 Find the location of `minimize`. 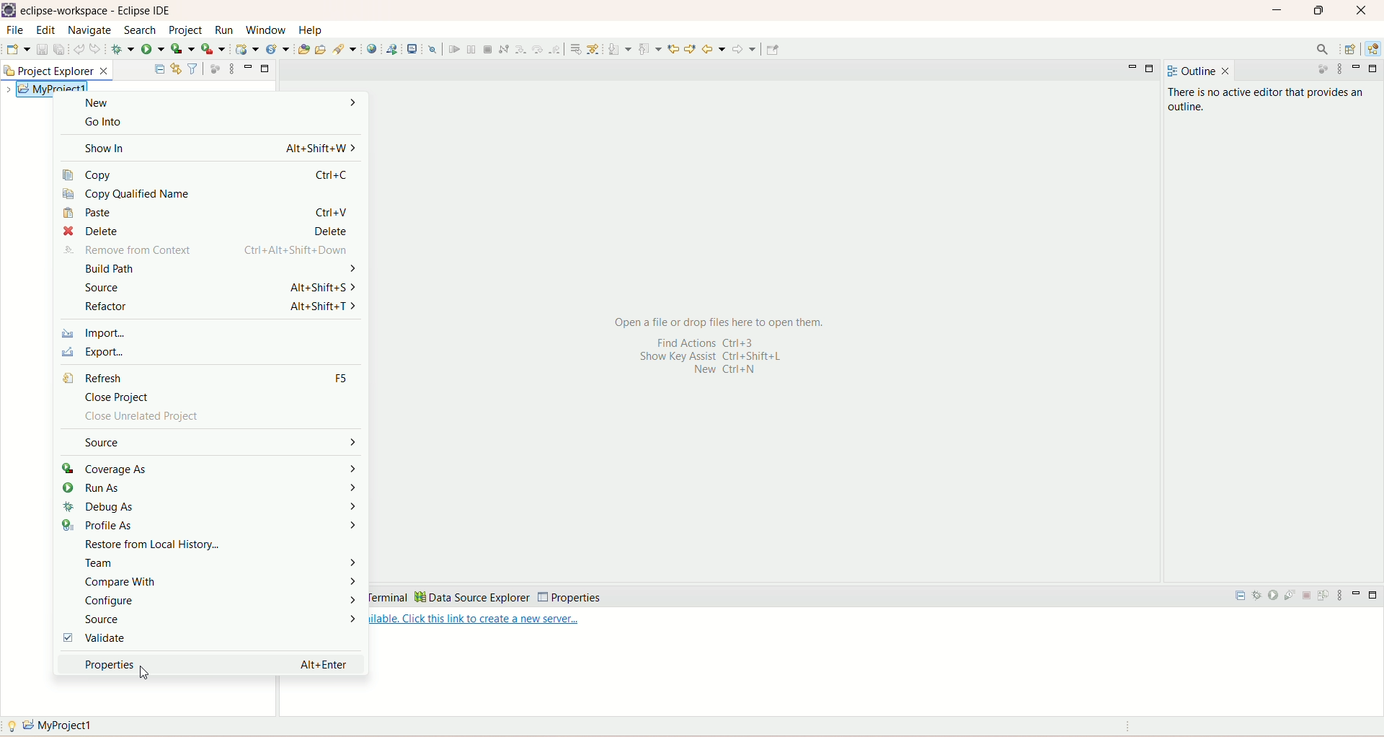

minimize is located at coordinates (1356, 66).